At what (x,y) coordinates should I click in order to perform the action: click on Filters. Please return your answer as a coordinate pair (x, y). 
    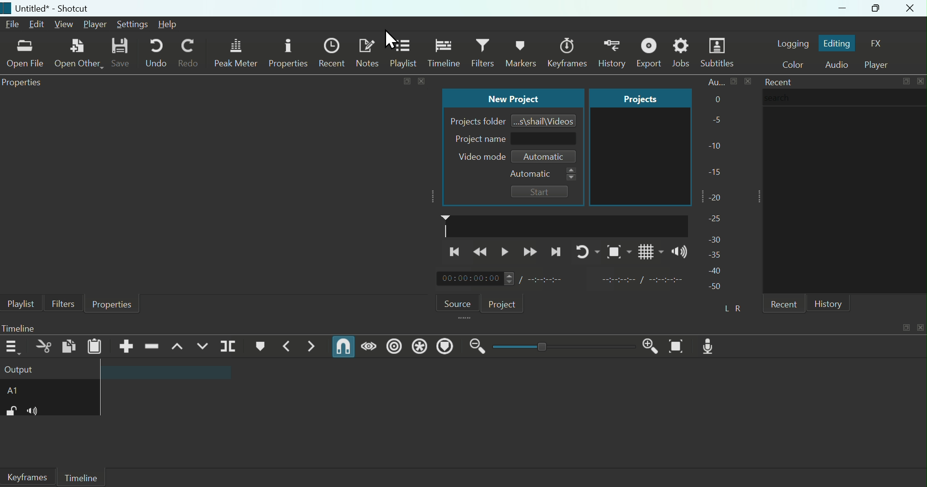
    Looking at the image, I should click on (484, 53).